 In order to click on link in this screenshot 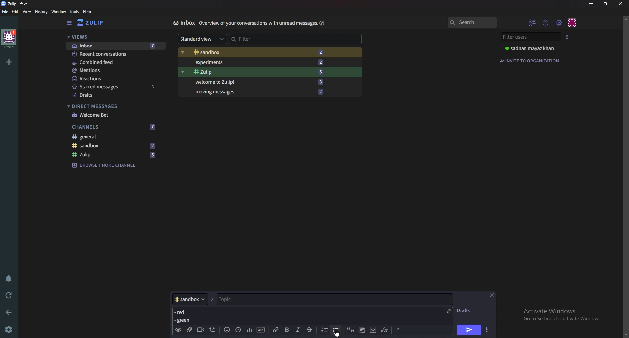, I will do `click(277, 330)`.